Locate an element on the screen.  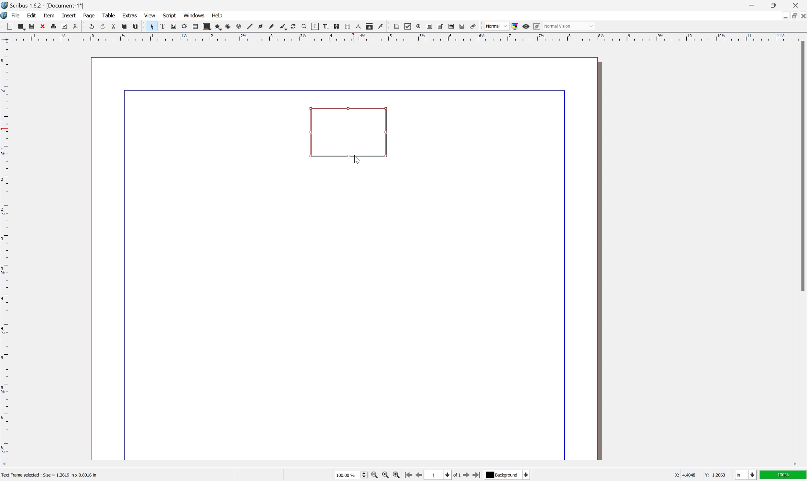
calligraphy line is located at coordinates (282, 27).